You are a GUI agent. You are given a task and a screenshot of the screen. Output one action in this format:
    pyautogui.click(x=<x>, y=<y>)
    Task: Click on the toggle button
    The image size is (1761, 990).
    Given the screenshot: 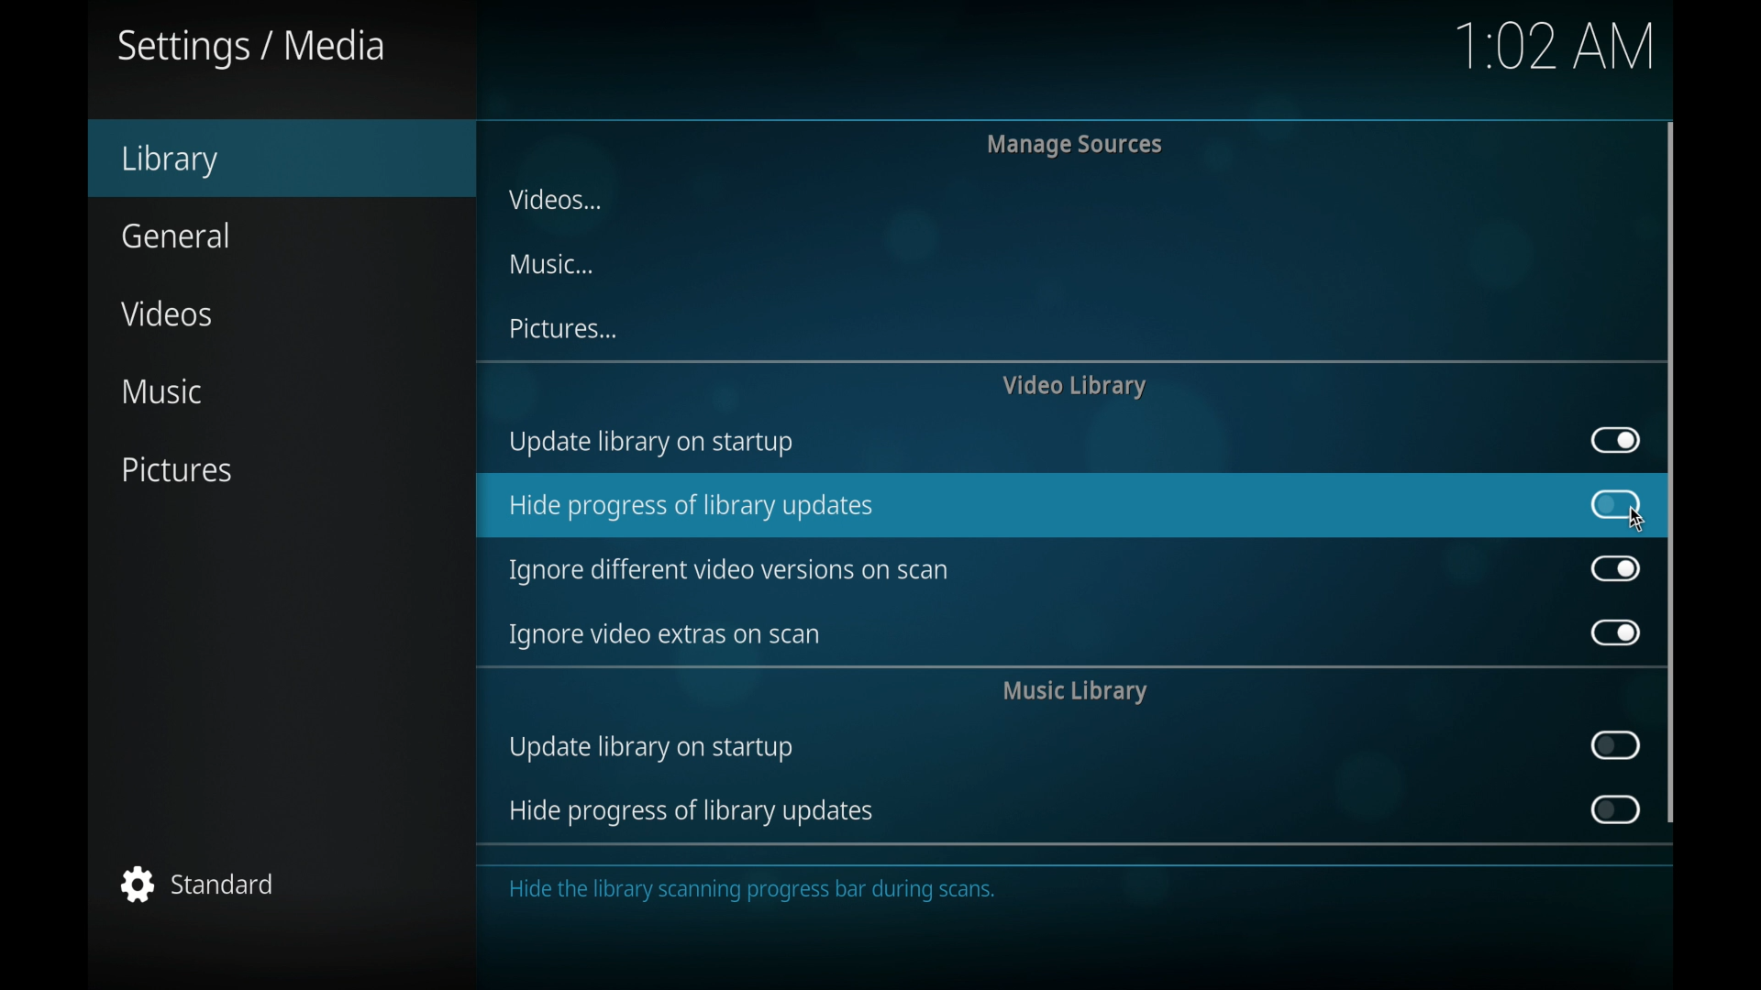 What is the action you would take?
    pyautogui.click(x=1617, y=809)
    